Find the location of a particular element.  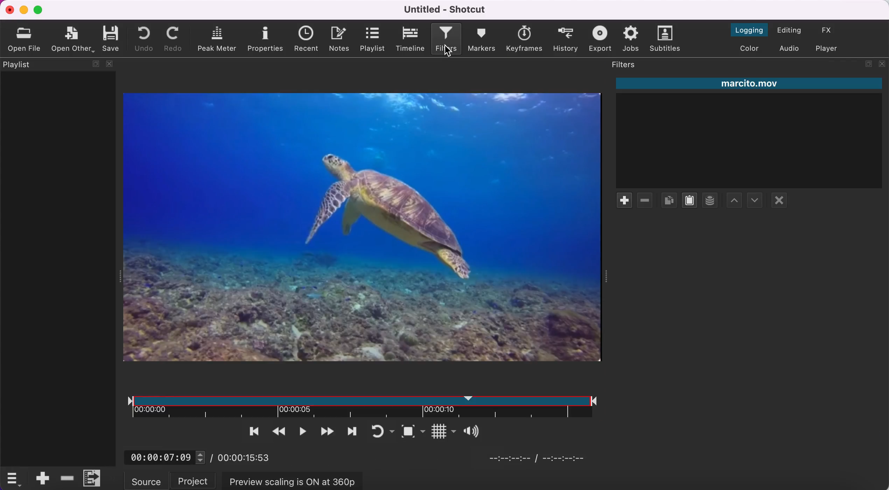

properties is located at coordinates (266, 39).